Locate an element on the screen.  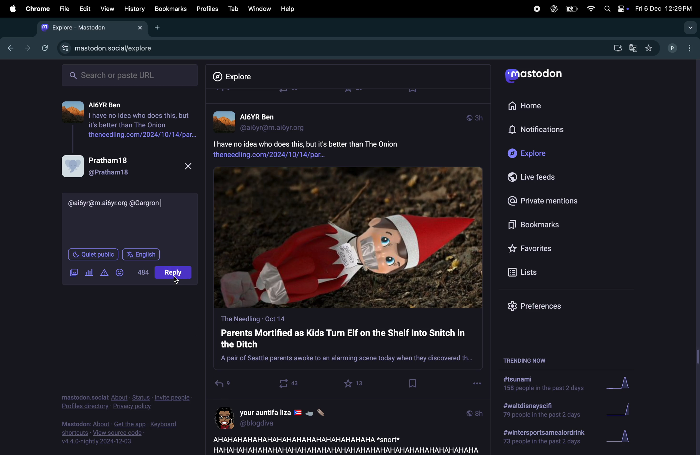
file is located at coordinates (64, 9).